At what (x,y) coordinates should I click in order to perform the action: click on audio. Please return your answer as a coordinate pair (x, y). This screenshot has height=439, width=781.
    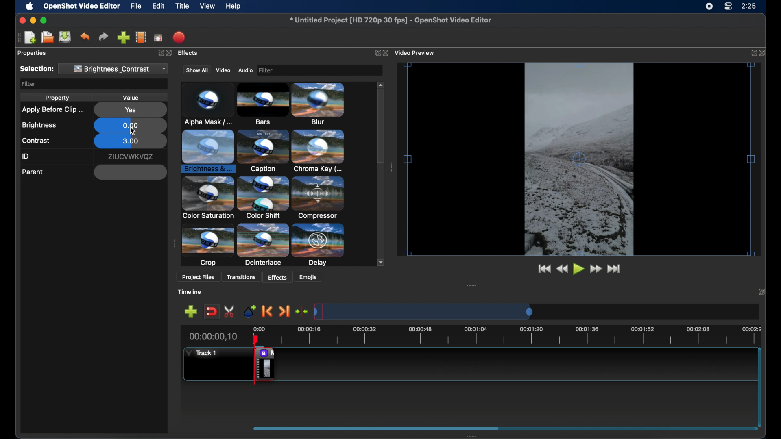
    Looking at the image, I should click on (246, 70).